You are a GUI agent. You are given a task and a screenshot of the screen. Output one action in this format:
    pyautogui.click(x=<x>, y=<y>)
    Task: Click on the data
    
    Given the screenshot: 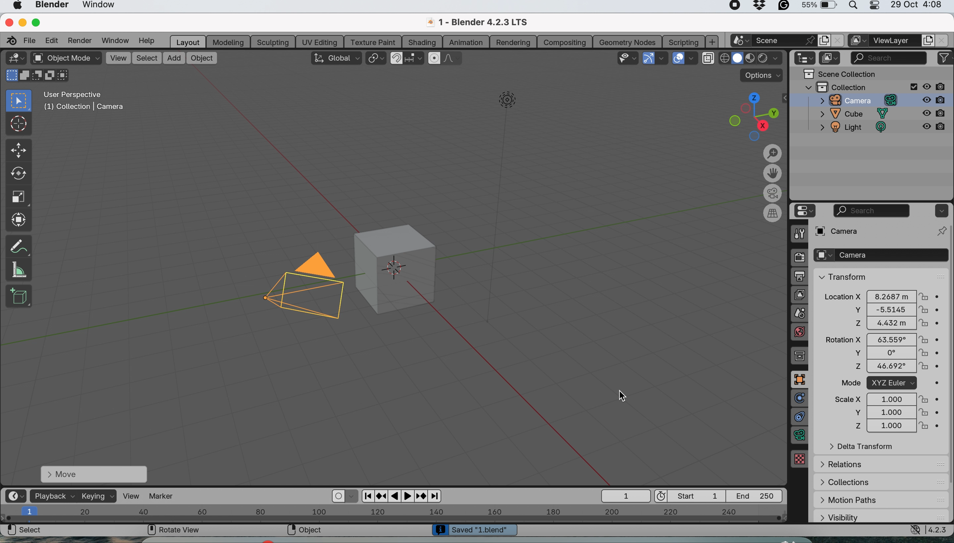 What is the action you would take?
    pyautogui.click(x=798, y=436)
    